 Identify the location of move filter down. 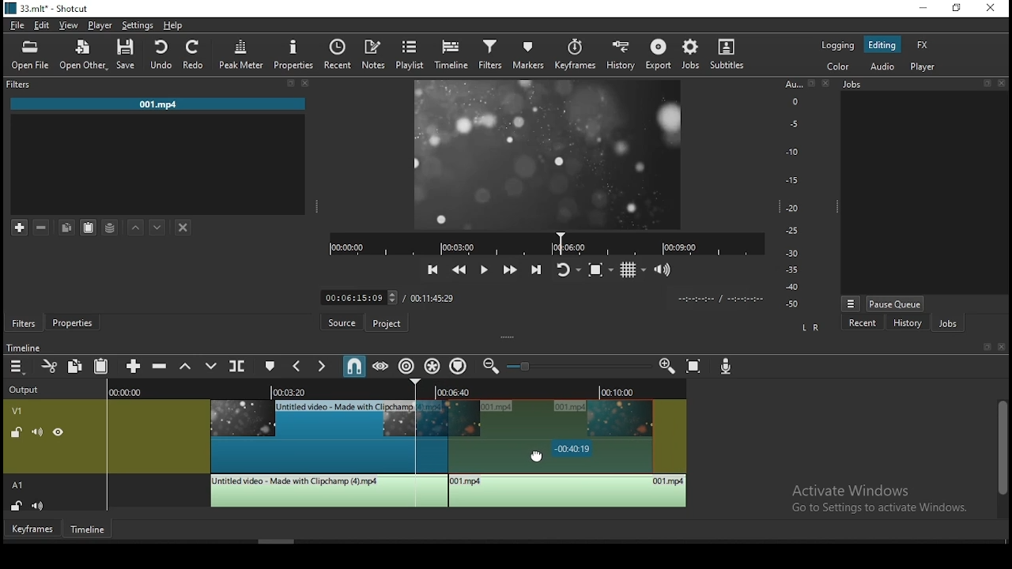
(157, 225).